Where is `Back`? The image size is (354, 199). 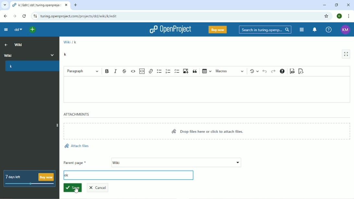 Back is located at coordinates (5, 16).